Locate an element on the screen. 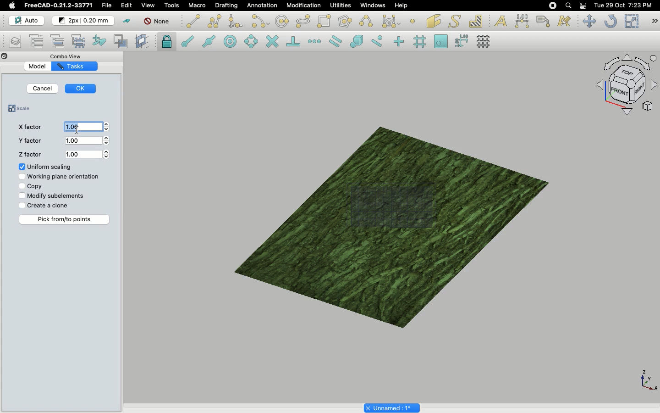  Create a clone is located at coordinates (44, 205).